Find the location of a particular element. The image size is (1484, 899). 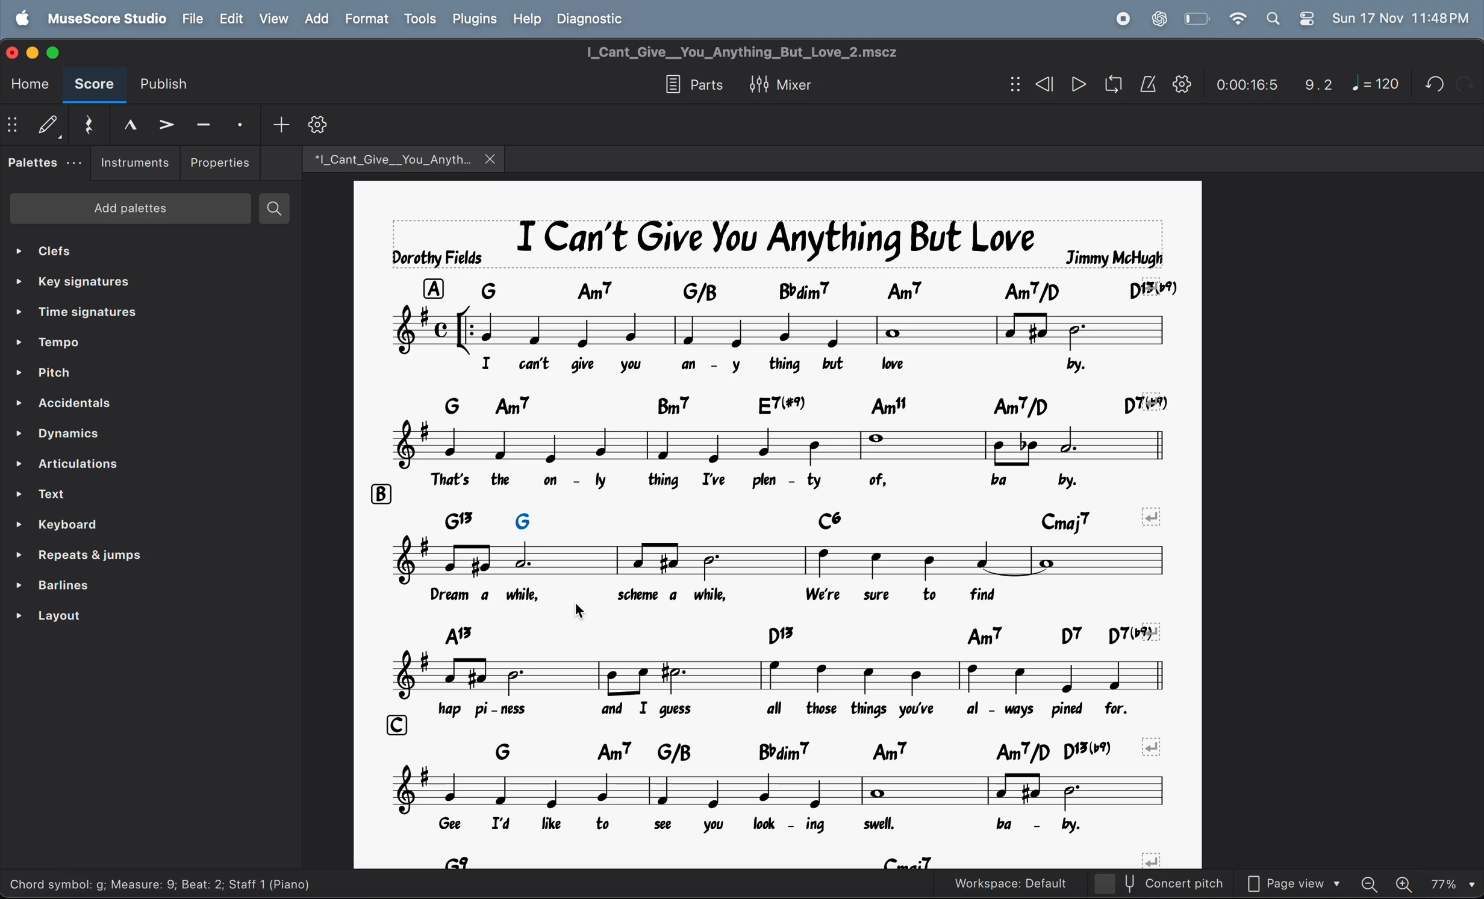

view is located at coordinates (274, 19).